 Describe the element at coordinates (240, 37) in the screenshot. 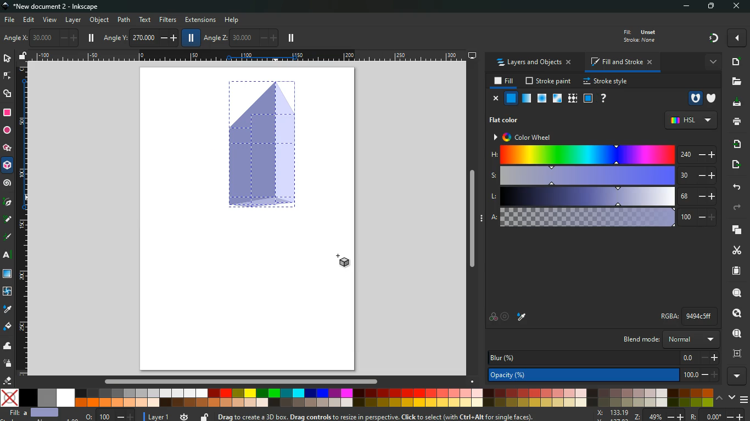

I see `angle z` at that location.